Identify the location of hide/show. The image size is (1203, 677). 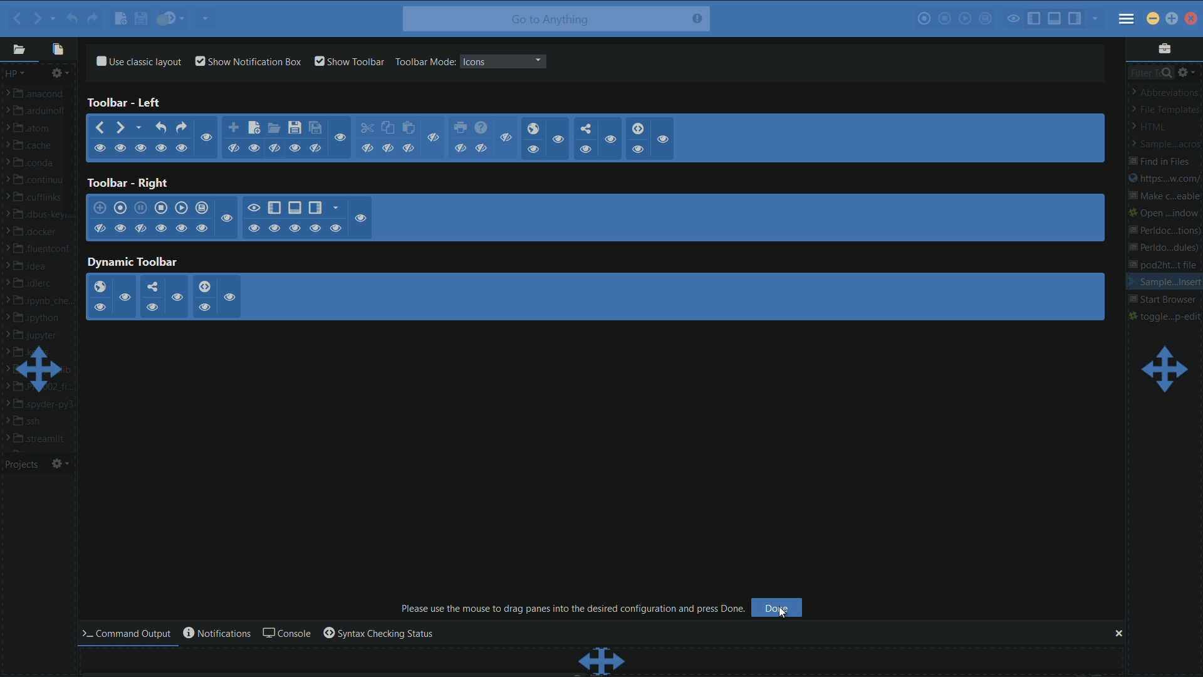
(362, 218).